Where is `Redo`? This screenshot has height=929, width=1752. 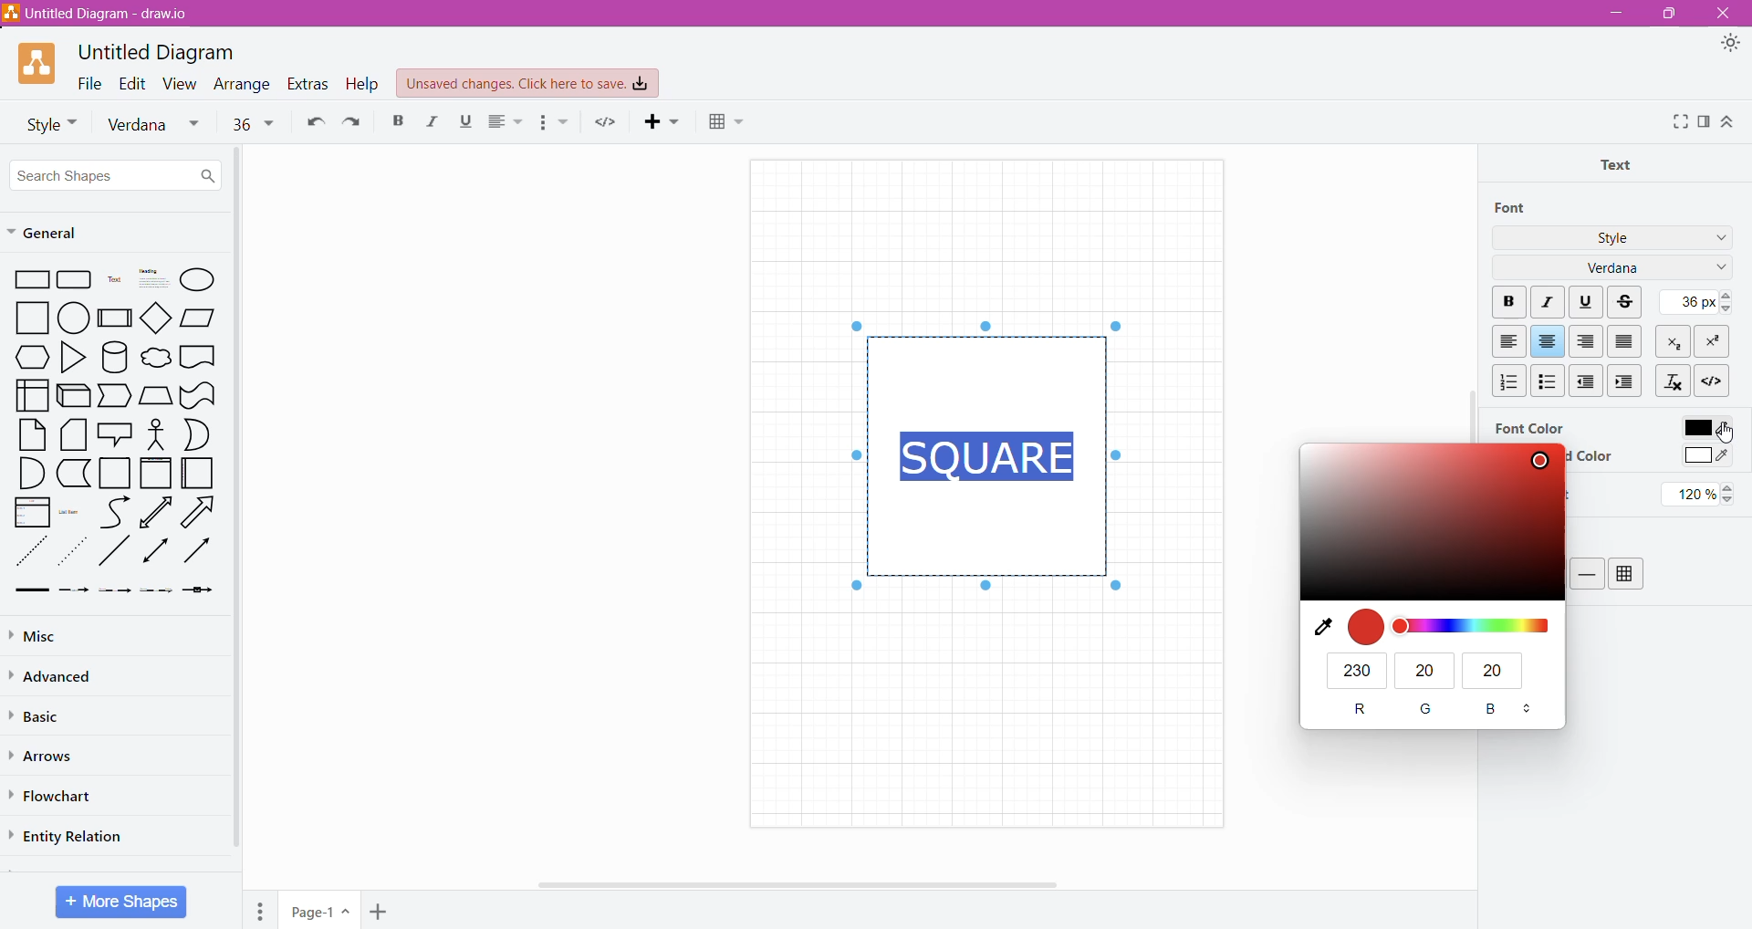
Redo is located at coordinates (358, 120).